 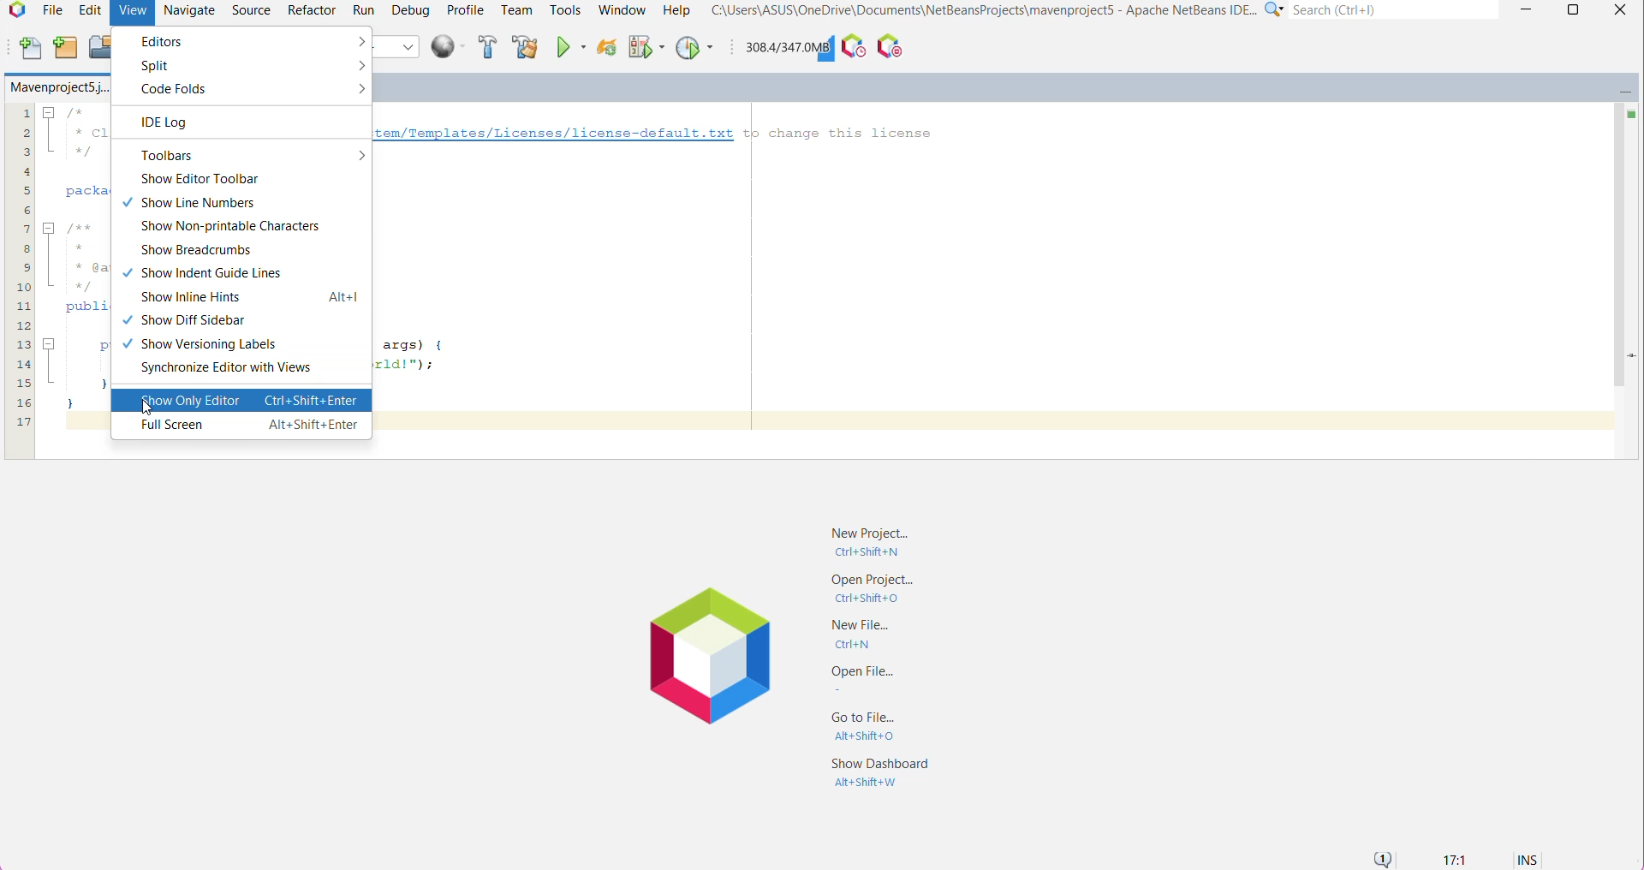 I want to click on Show Line Numbers, so click(x=201, y=204).